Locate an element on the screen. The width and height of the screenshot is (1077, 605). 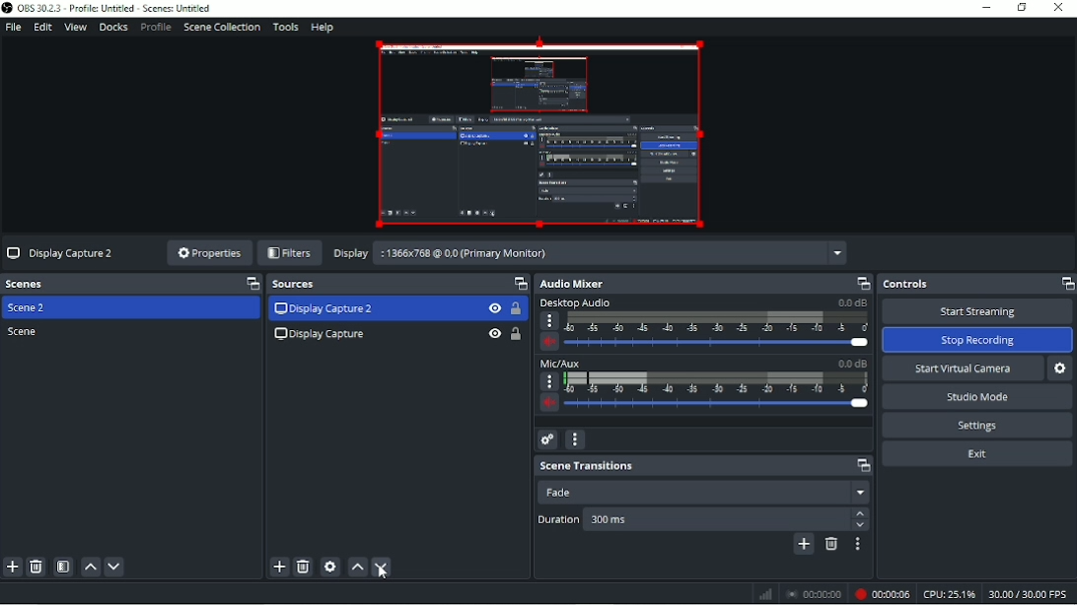
Open scene filters is located at coordinates (61, 567).